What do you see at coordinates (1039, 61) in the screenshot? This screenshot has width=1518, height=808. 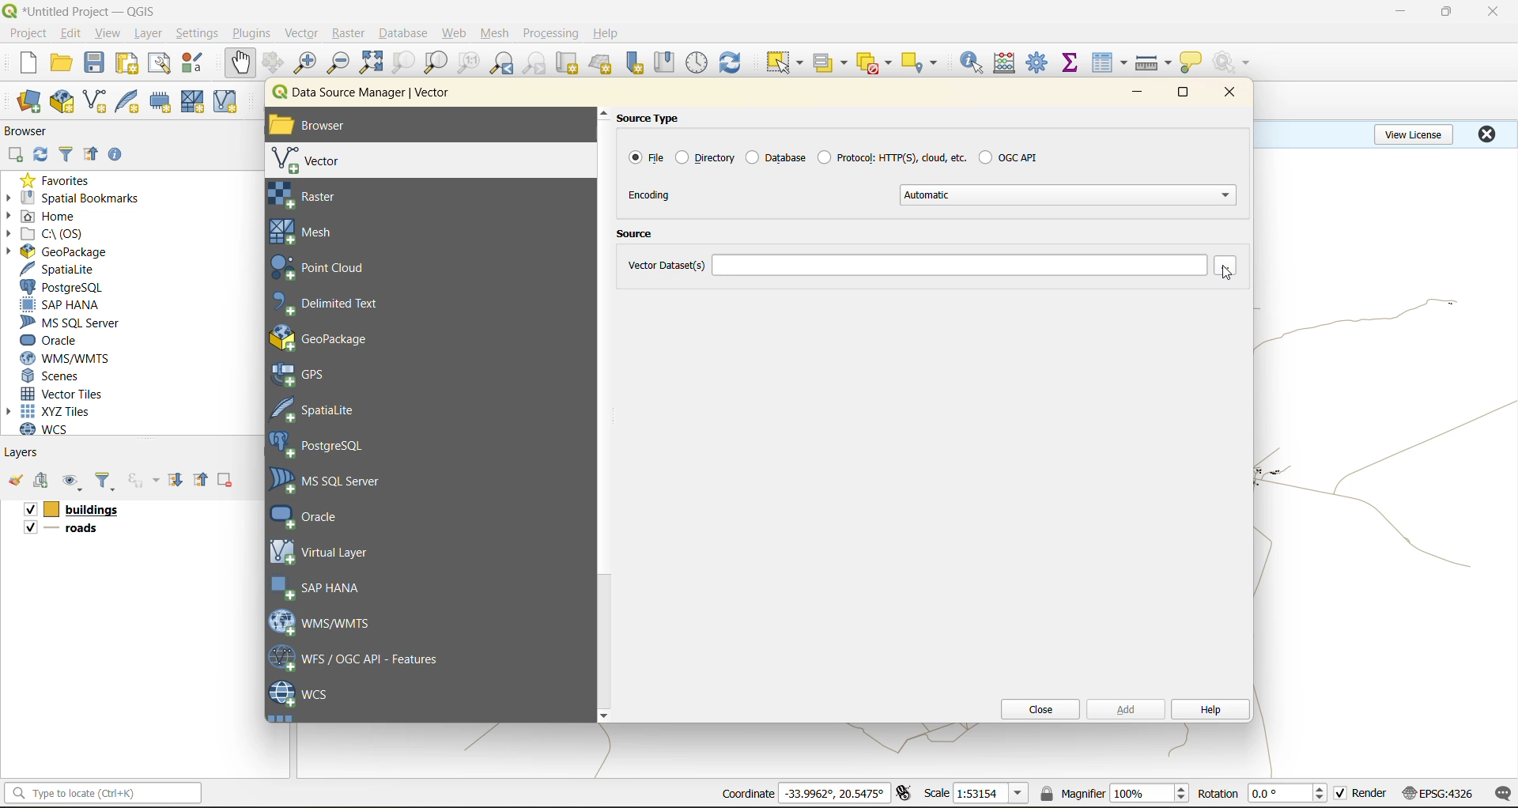 I see `tool box` at bounding box center [1039, 61].